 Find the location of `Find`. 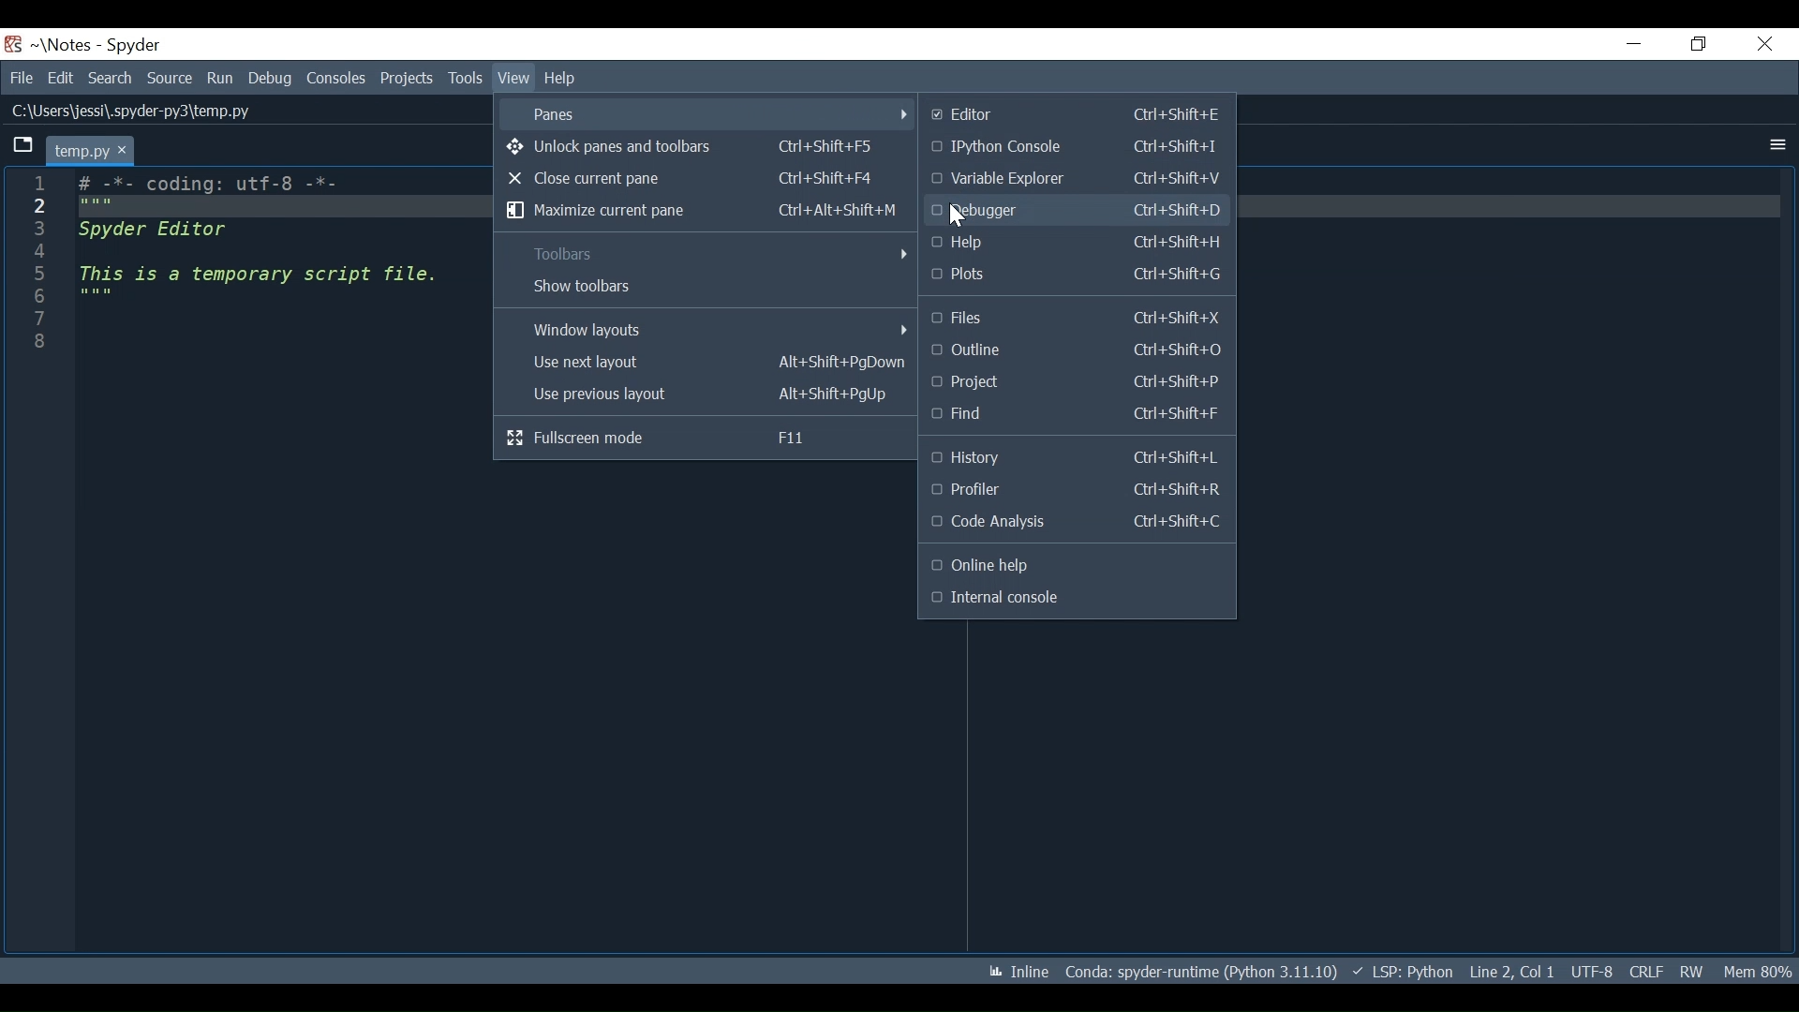

Find is located at coordinates (1076, 413).